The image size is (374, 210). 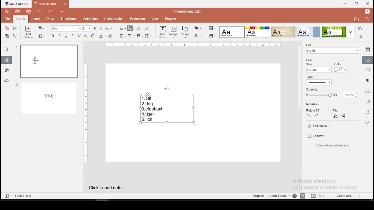 I want to click on flip vertical, so click(x=335, y=116).